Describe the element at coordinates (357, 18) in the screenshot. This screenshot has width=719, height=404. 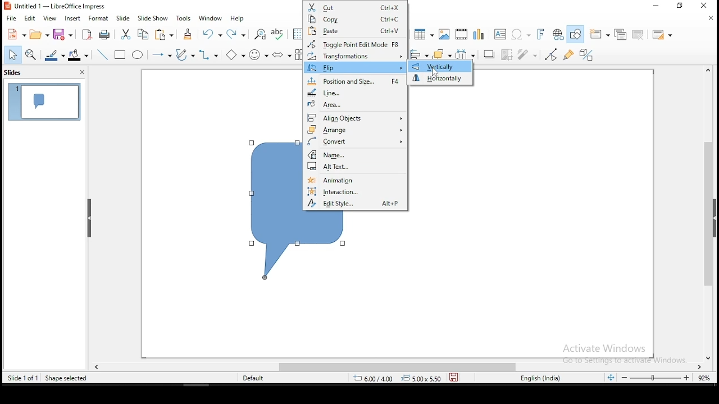
I see `copy` at that location.